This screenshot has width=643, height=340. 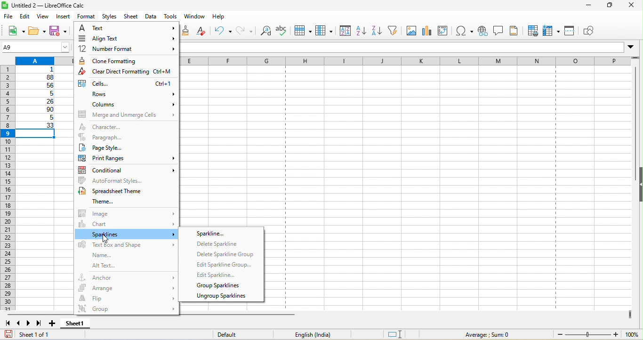 I want to click on sparklines, so click(x=127, y=235).